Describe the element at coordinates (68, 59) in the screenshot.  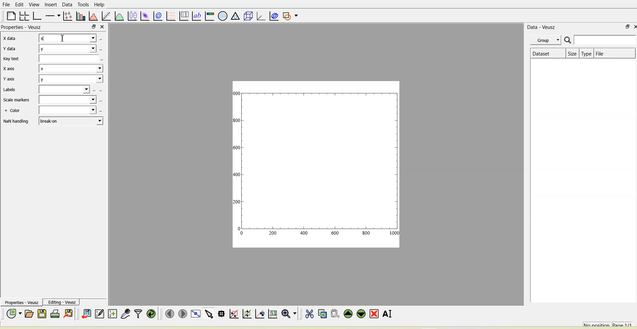
I see `select using dataset browser` at that location.